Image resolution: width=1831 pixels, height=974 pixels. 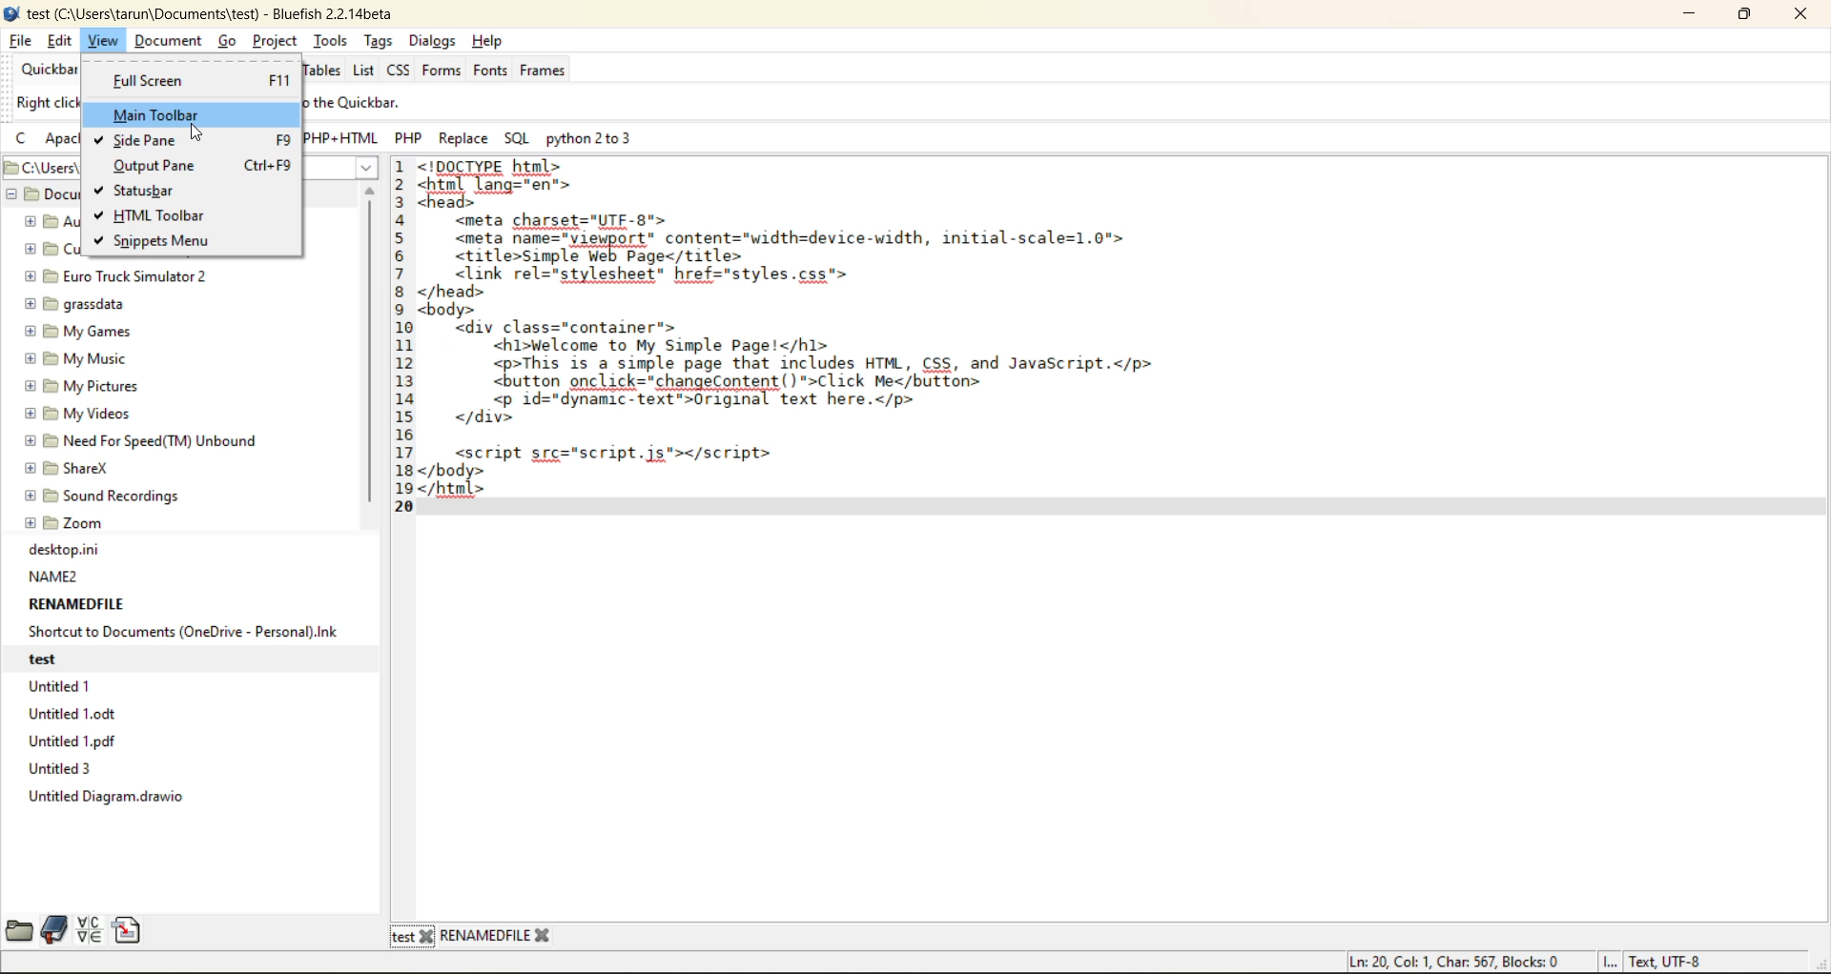 What do you see at coordinates (130, 930) in the screenshot?
I see `snippets` at bounding box center [130, 930].